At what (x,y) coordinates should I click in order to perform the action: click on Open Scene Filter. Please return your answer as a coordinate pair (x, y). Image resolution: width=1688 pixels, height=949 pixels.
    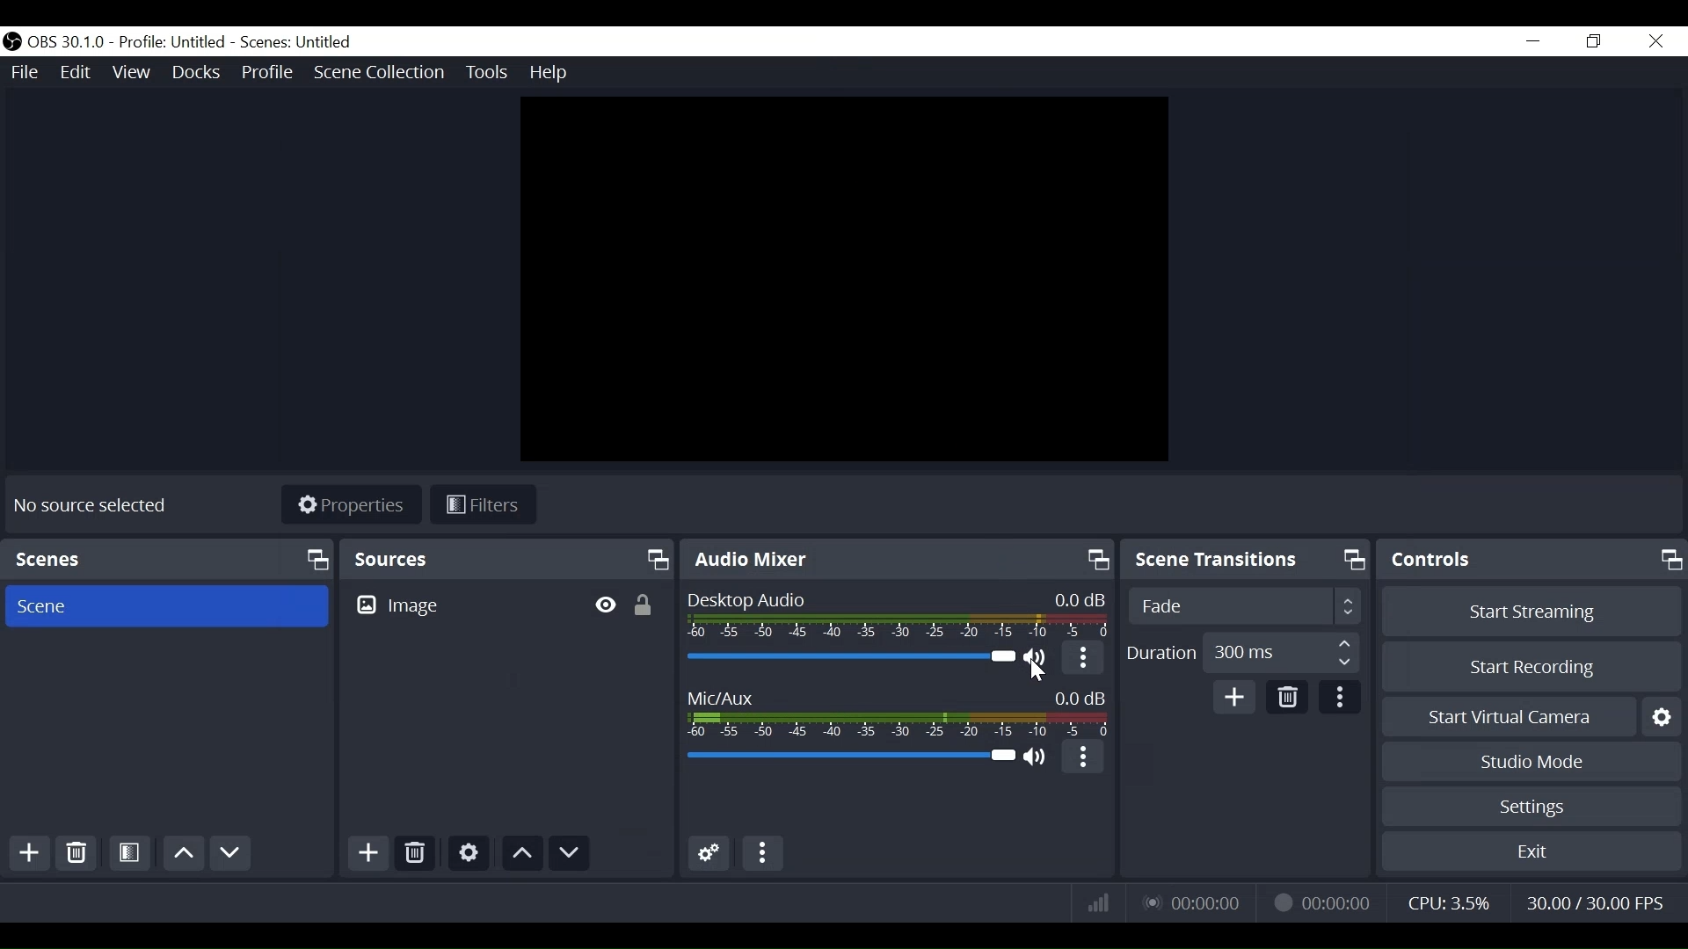
    Looking at the image, I should click on (129, 853).